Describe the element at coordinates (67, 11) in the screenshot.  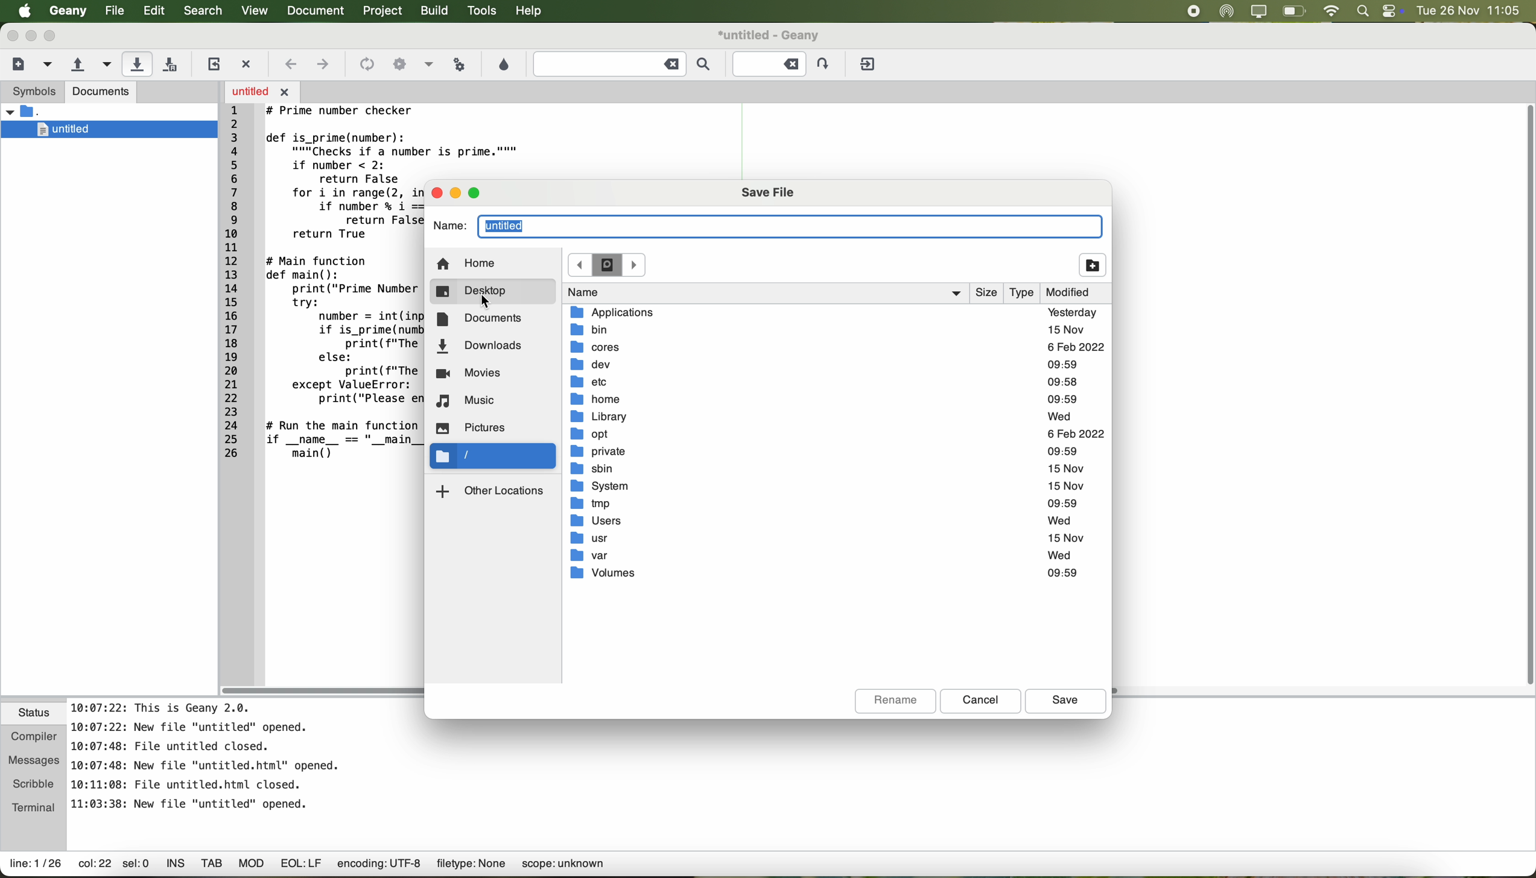
I see `Geany` at that location.